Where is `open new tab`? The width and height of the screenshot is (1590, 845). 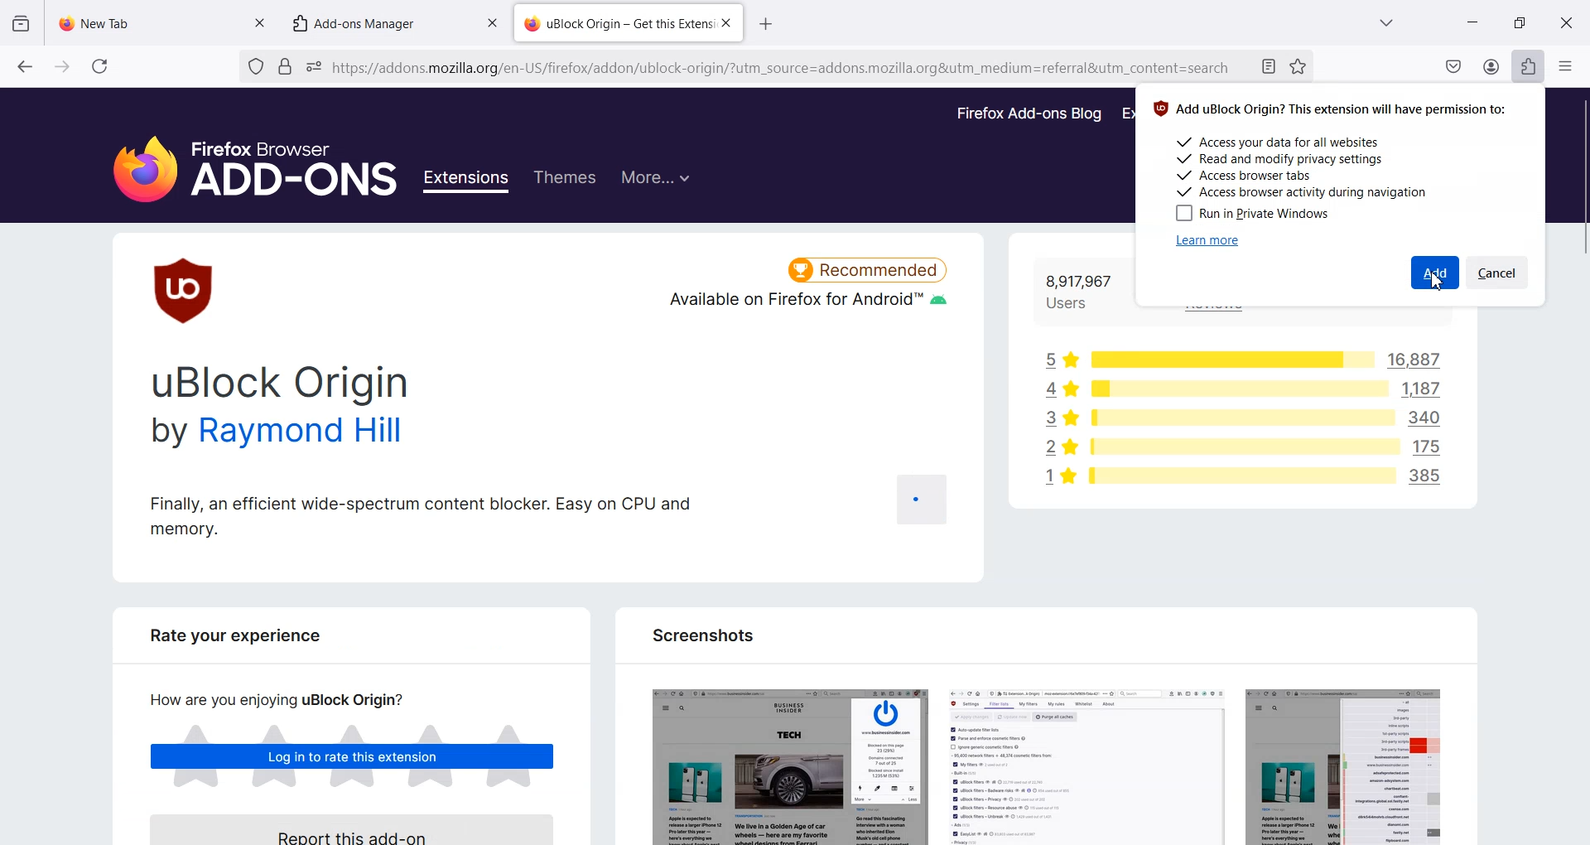 open new tab is located at coordinates (769, 22).